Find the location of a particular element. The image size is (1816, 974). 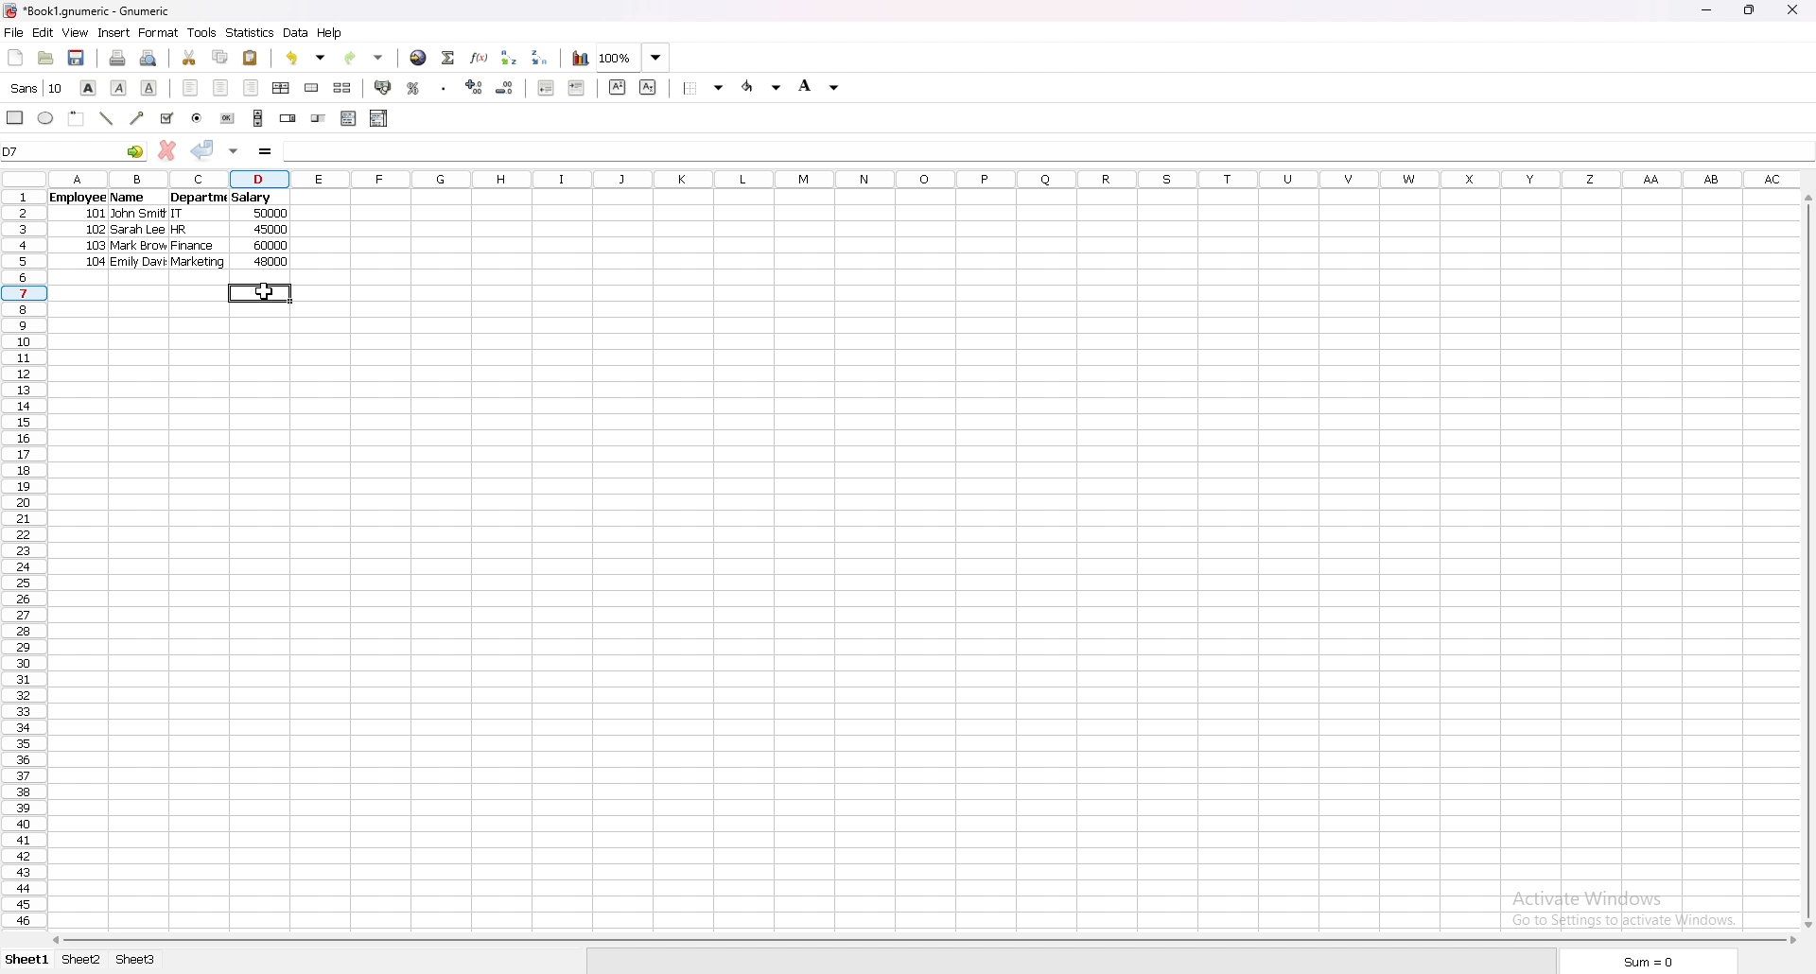

right indent is located at coordinates (251, 88).